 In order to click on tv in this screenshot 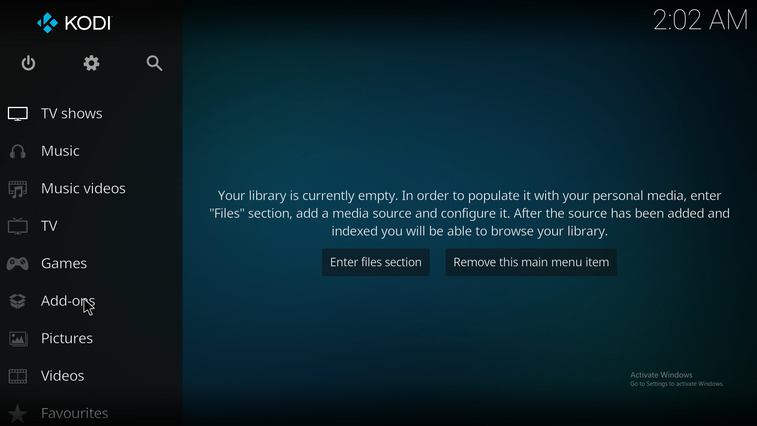, I will do `click(44, 227)`.